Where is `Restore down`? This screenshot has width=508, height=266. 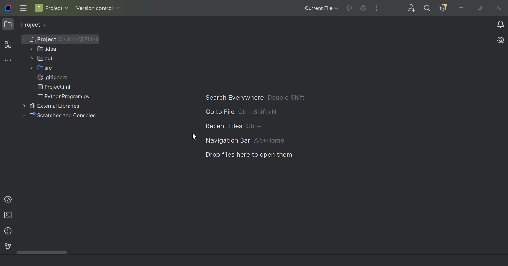 Restore down is located at coordinates (479, 8).